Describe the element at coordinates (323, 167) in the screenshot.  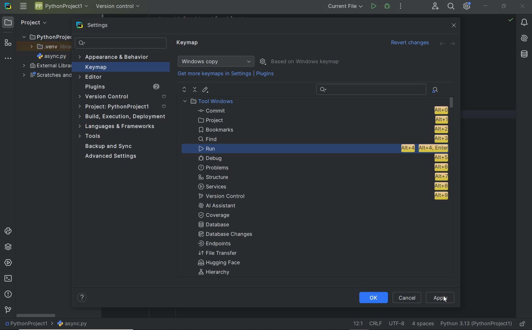
I see `problems` at that location.